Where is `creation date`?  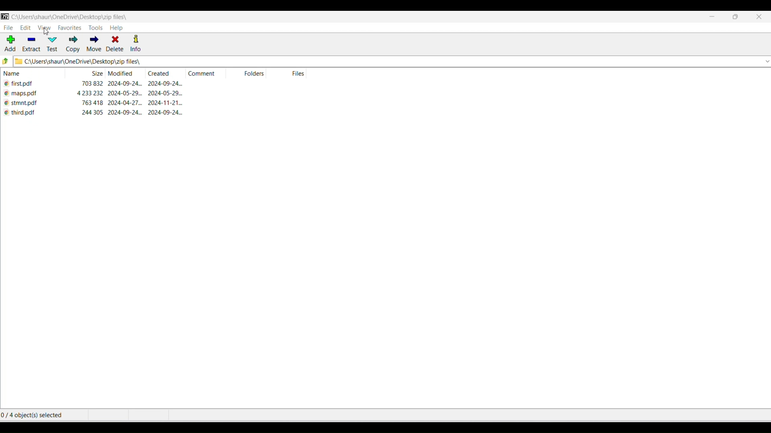 creation date is located at coordinates (170, 113).